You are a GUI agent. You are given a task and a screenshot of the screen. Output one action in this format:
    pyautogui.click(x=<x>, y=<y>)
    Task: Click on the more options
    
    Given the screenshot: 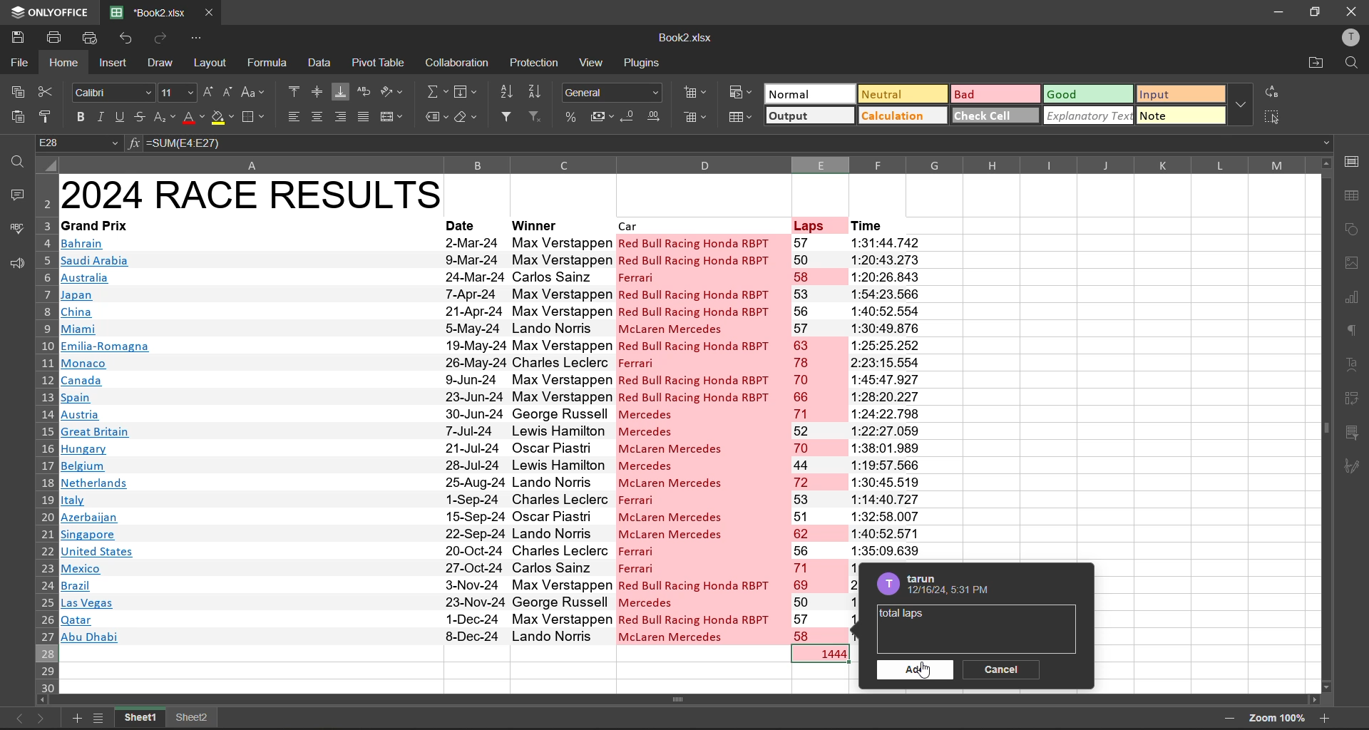 What is the action you would take?
    pyautogui.click(x=1242, y=106)
    